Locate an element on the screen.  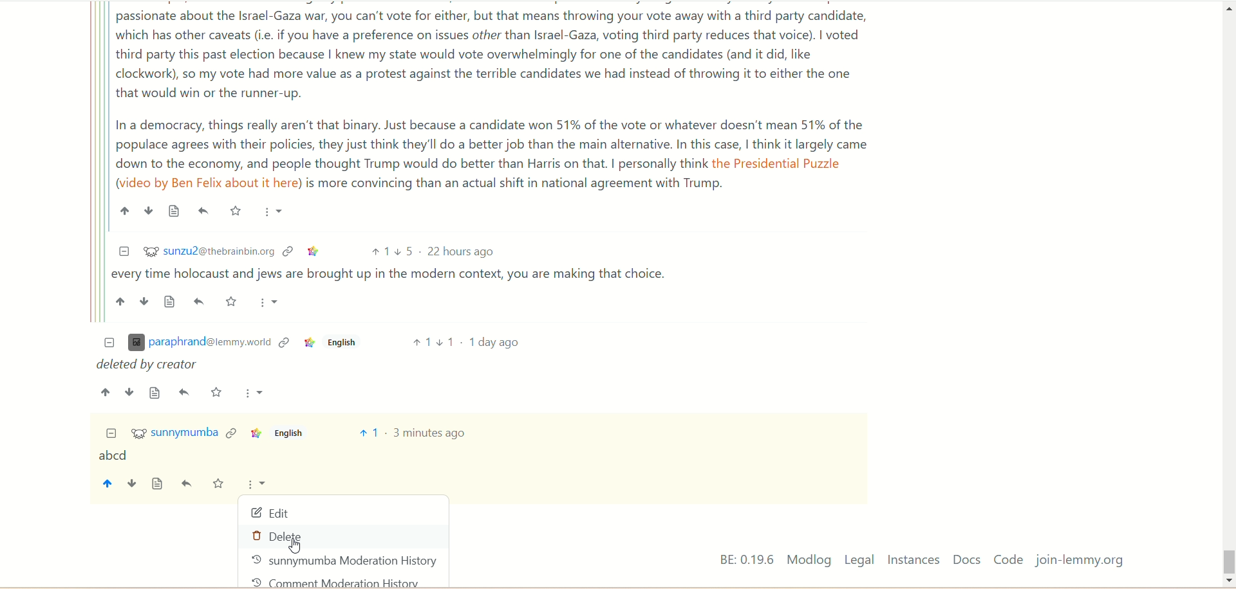
3 minutes ago is located at coordinates (430, 433).